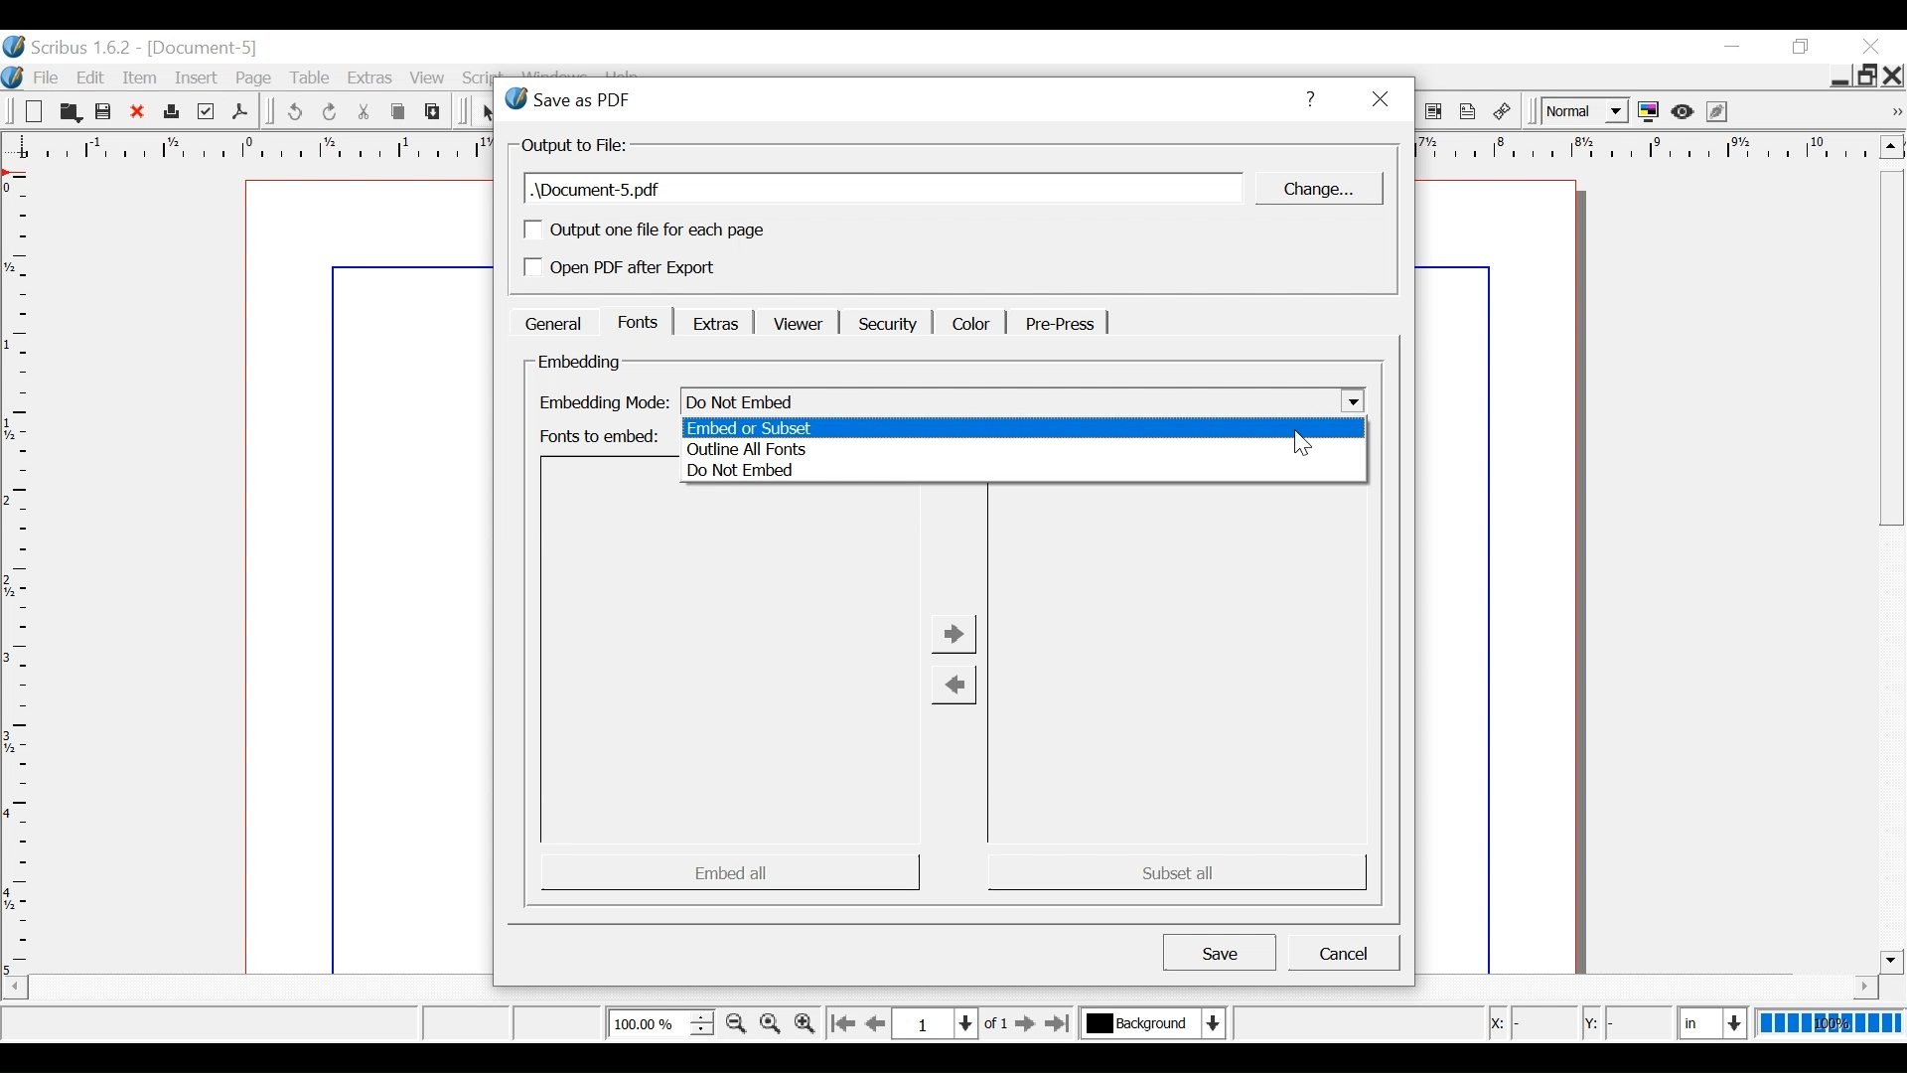 The width and height of the screenshot is (1907, 1073). What do you see at coordinates (258, 78) in the screenshot?
I see `Page` at bounding box center [258, 78].